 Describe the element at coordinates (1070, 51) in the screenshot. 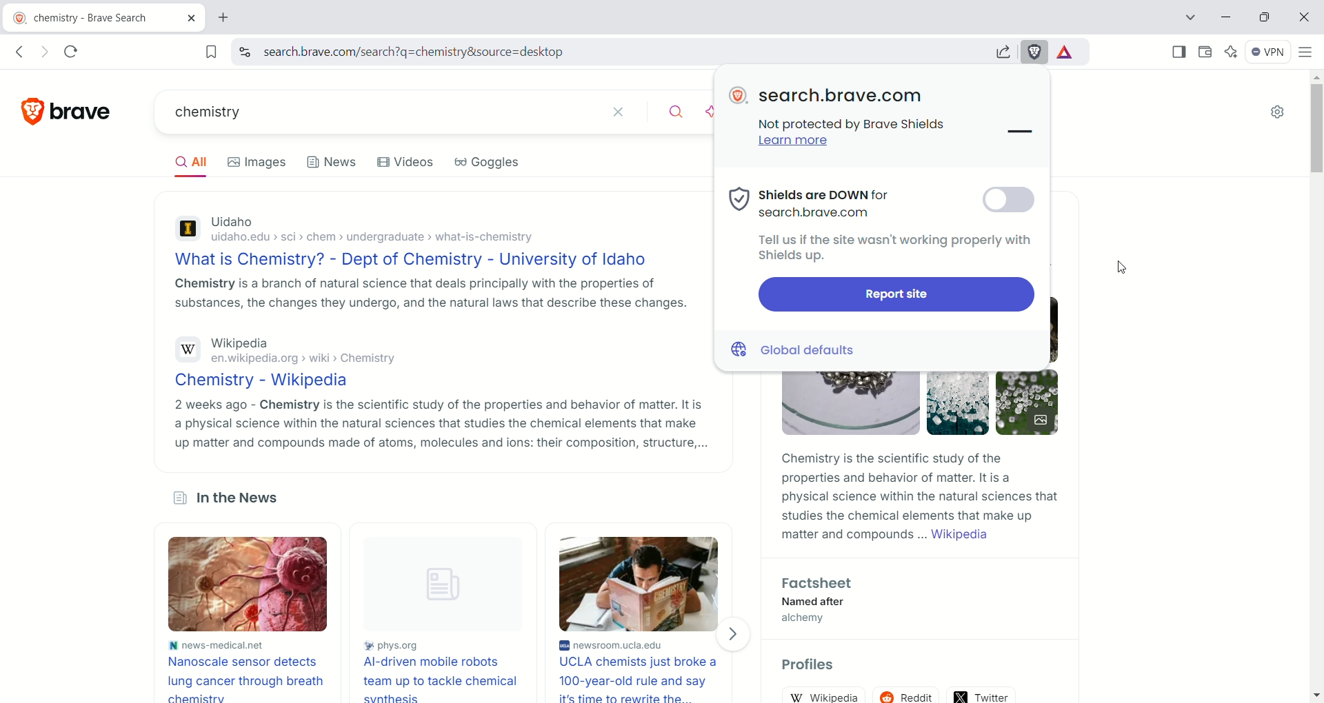

I see `rewards` at that location.